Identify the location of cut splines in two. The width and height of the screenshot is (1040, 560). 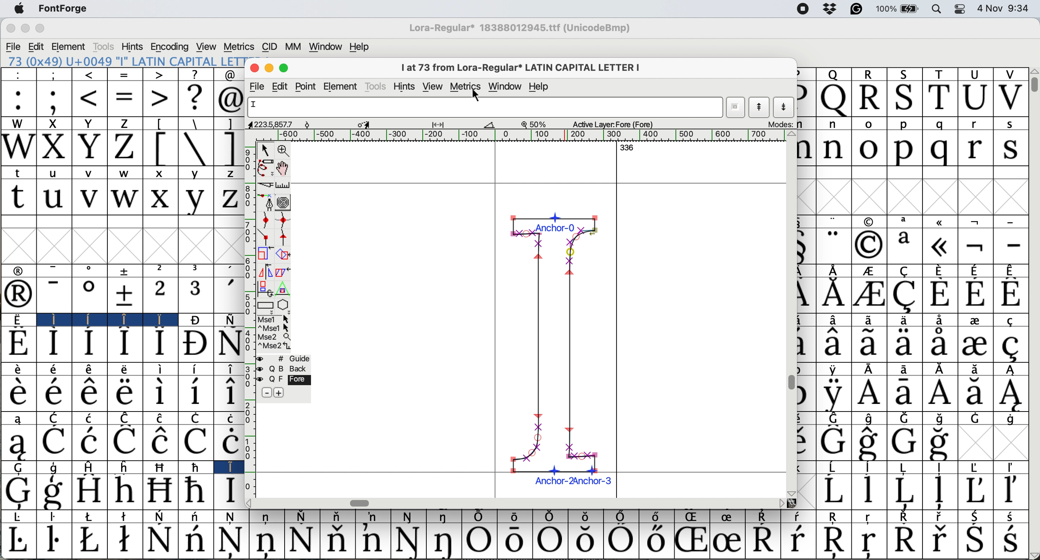
(266, 184).